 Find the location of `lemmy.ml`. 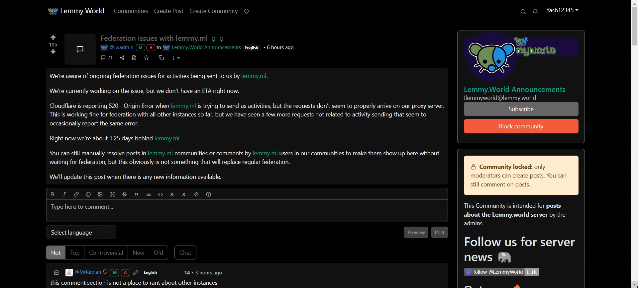

lemmy.ml is located at coordinates (183, 106).